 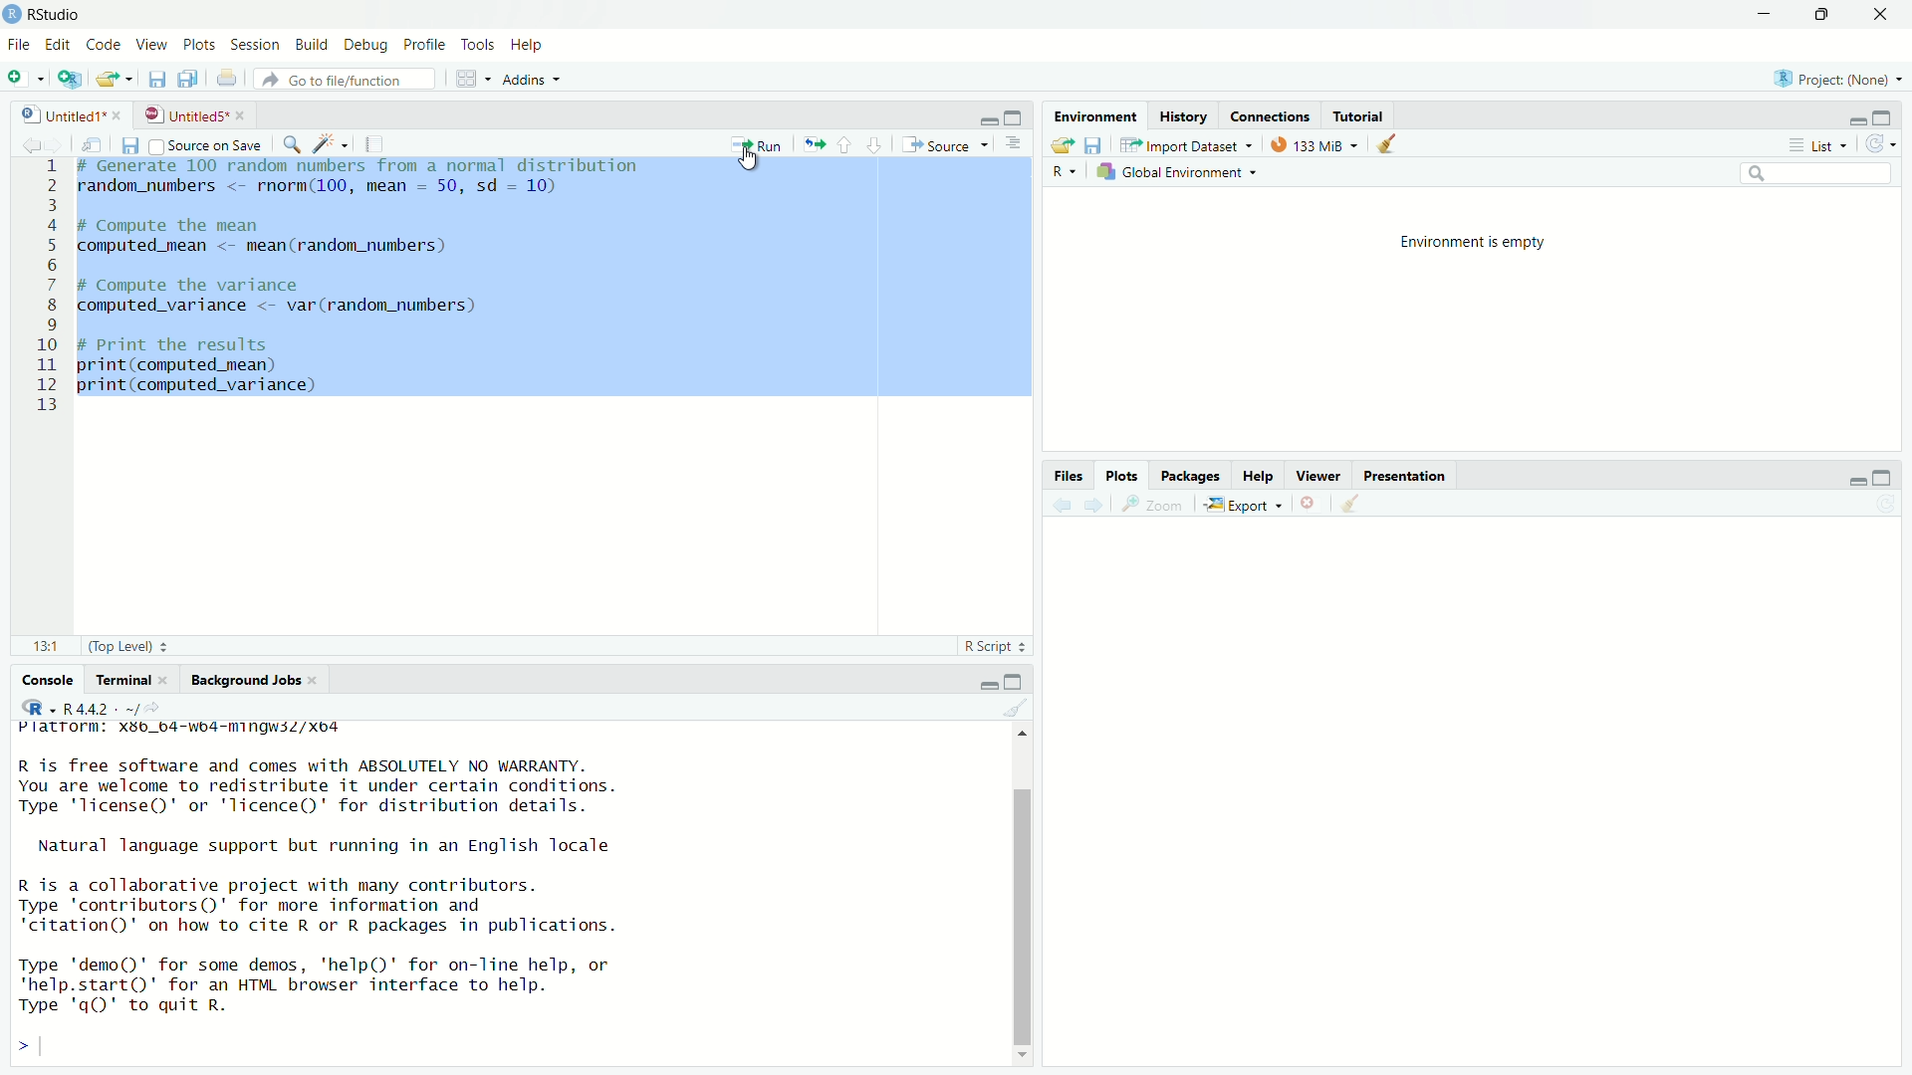 I want to click on typing cursor, so click(x=51, y=1046).